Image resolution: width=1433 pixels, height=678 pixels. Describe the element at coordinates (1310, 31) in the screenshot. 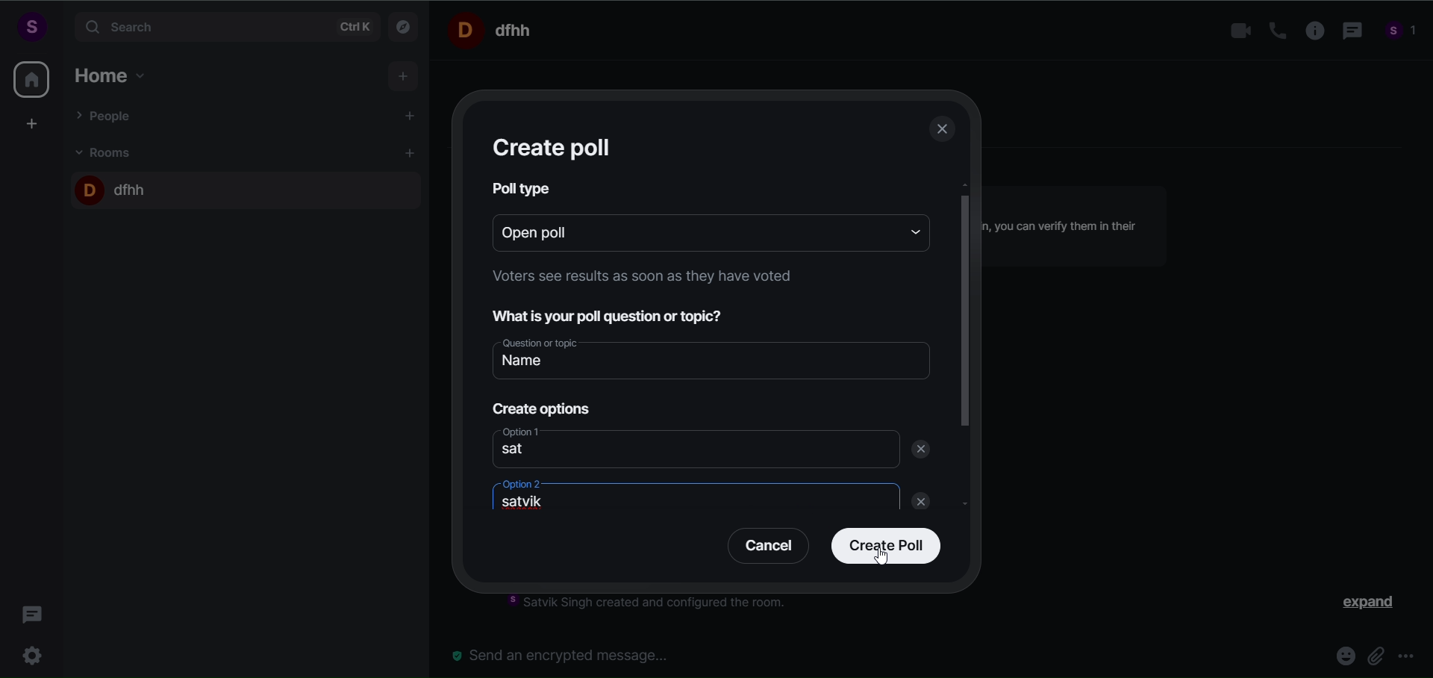

I see `room info` at that location.